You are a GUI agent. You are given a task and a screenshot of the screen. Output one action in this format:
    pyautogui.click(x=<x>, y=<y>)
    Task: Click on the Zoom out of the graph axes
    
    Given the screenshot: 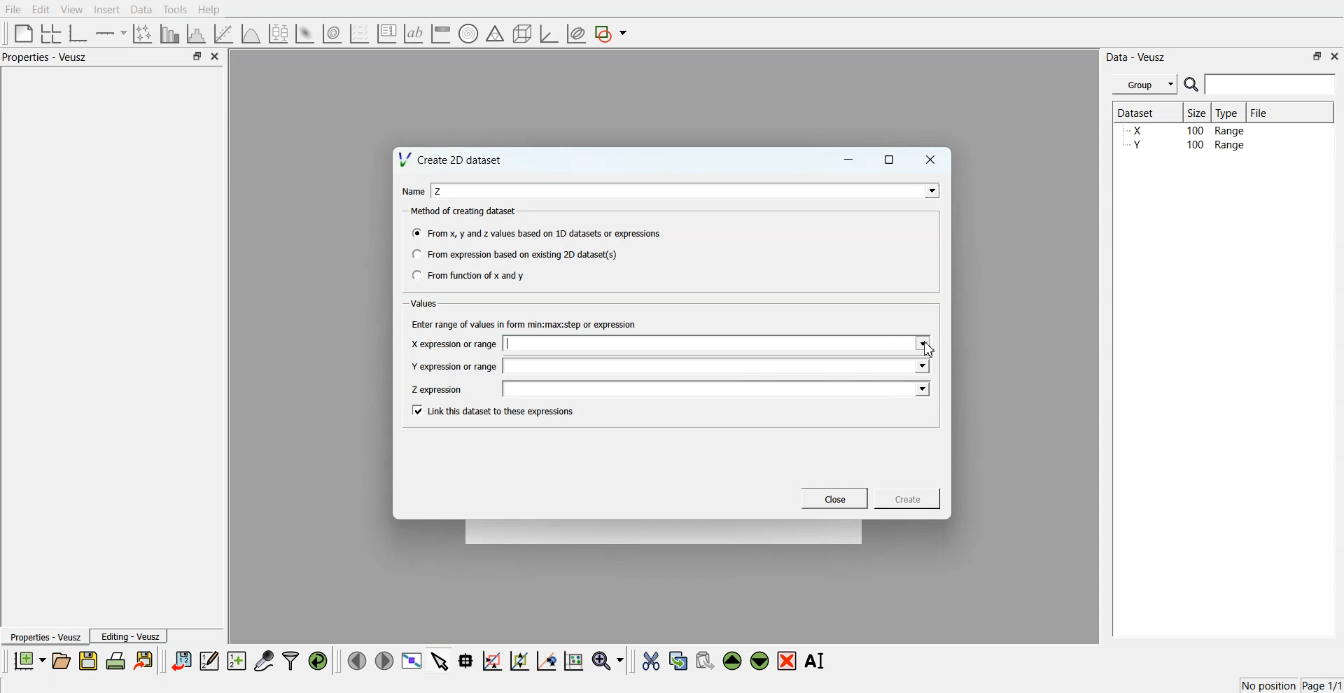 What is the action you would take?
    pyautogui.click(x=519, y=660)
    